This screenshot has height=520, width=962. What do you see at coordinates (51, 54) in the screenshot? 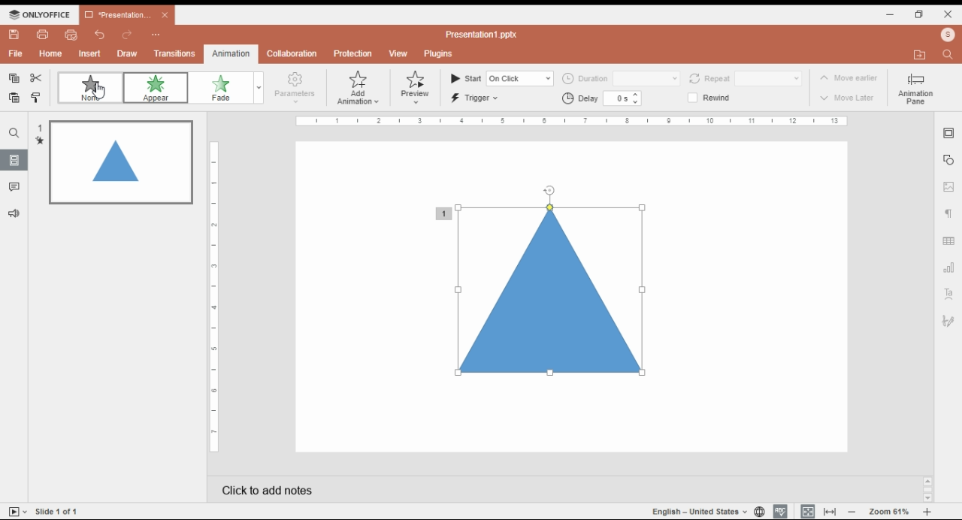
I see `home` at bounding box center [51, 54].